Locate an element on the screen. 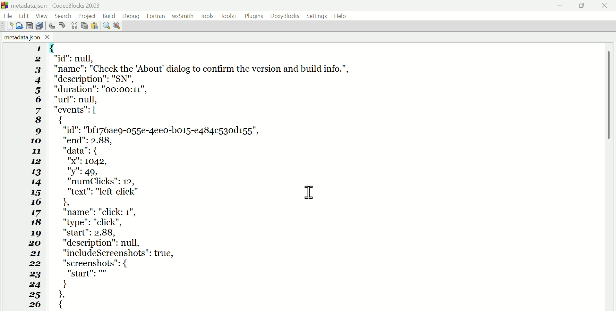  vertical scroll bar is located at coordinates (610, 110).